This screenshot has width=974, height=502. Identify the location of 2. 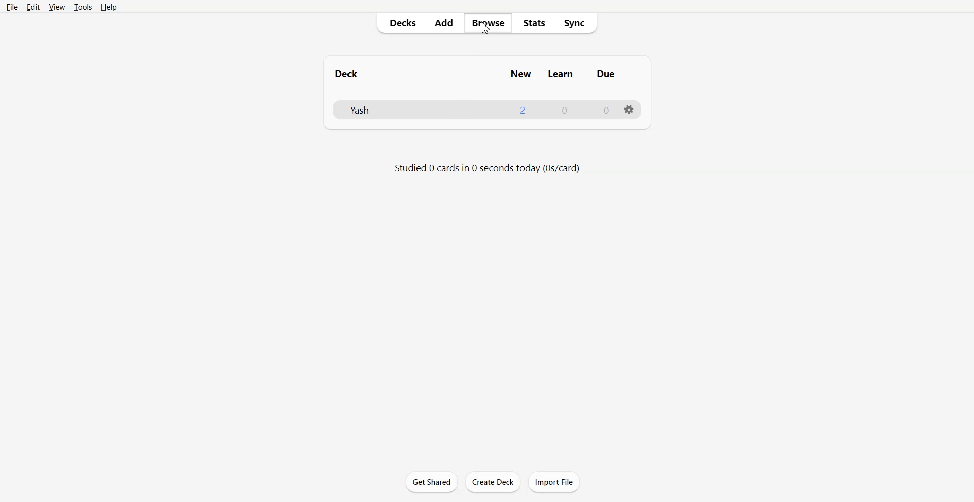
(520, 109).